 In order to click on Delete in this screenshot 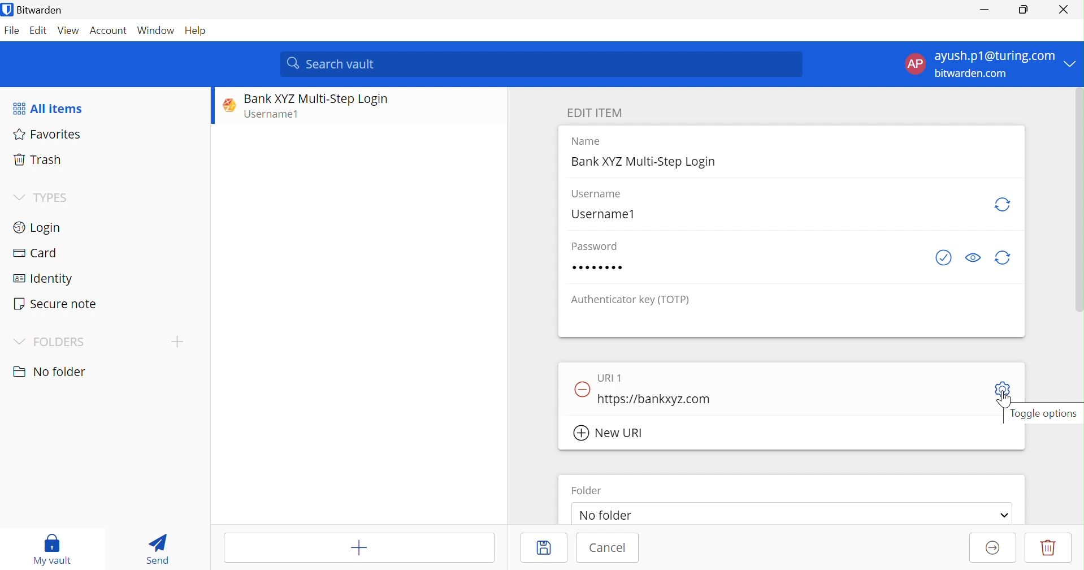, I will do `click(1048, 547)`.